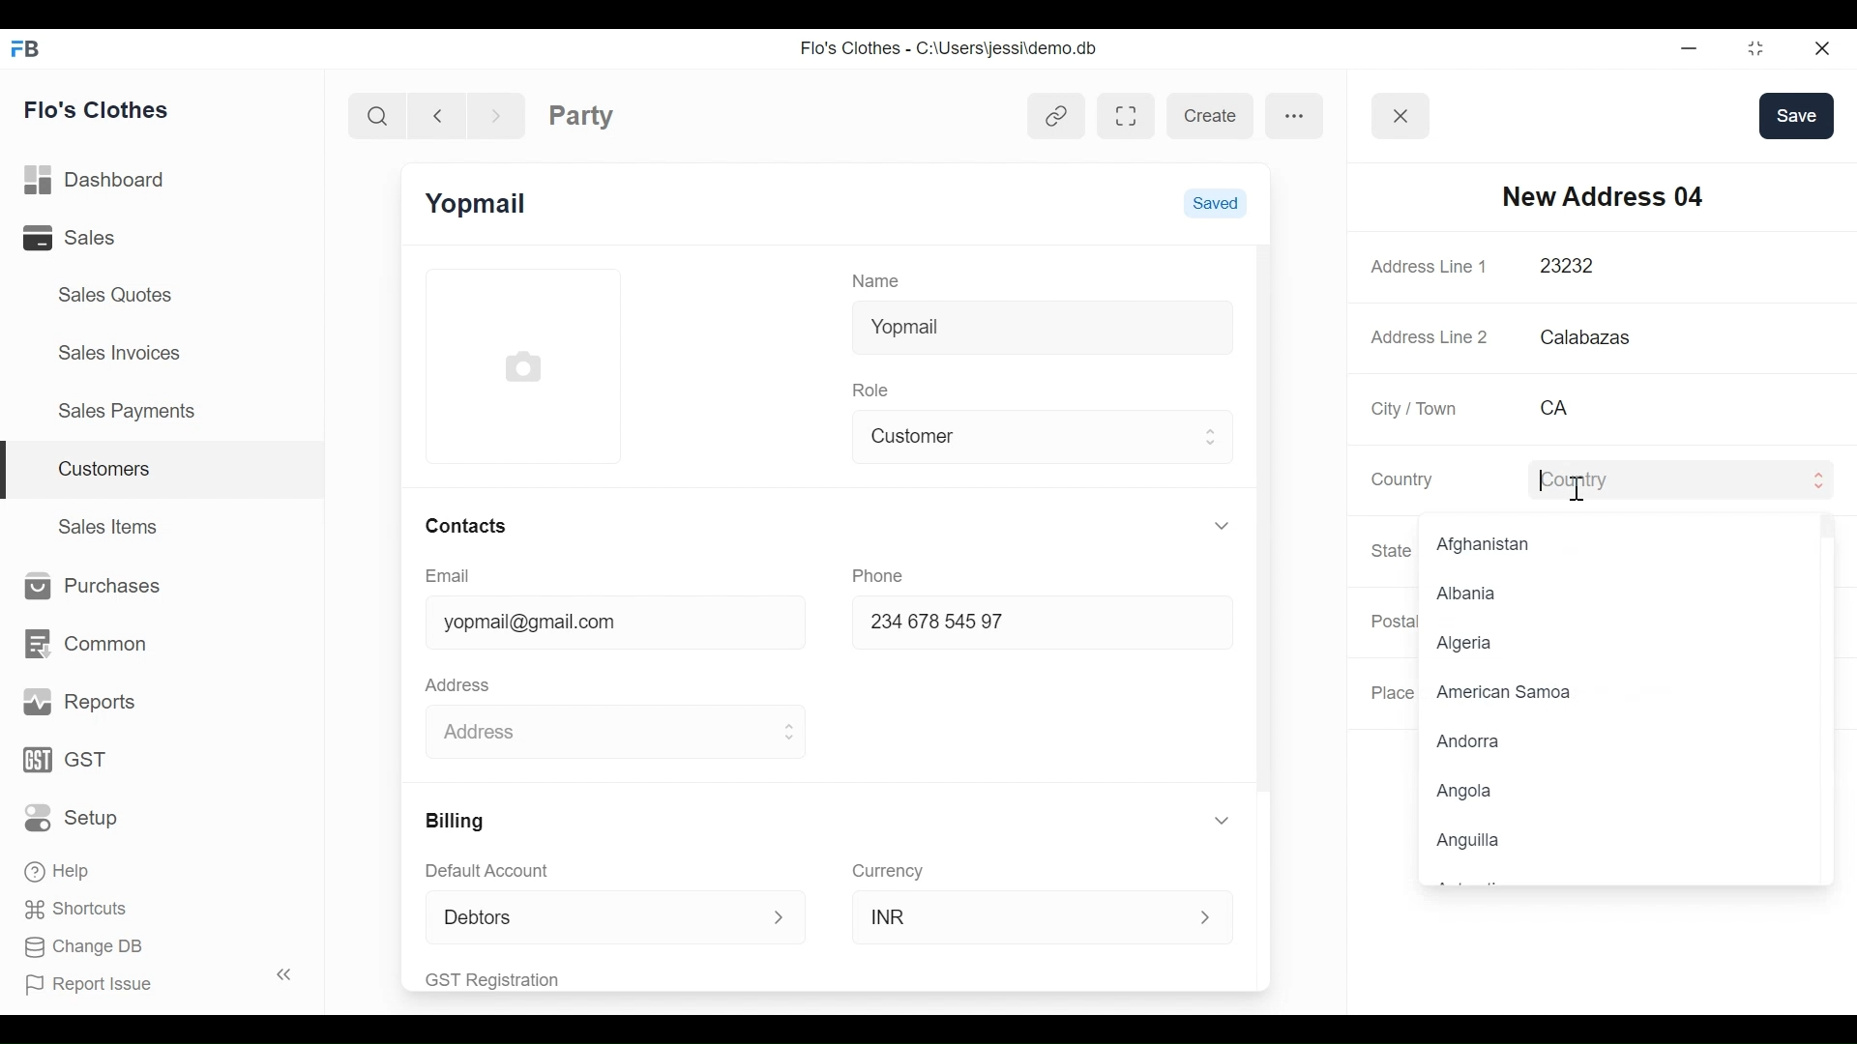 This screenshot has height=1044, width=1857. I want to click on Andorra, so click(1474, 739).